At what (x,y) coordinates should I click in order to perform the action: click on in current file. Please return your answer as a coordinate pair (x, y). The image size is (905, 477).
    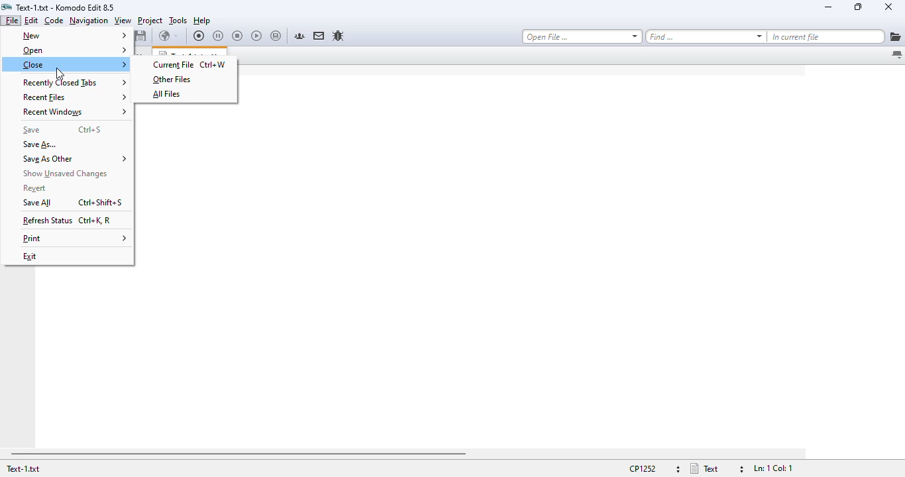
    Looking at the image, I should click on (826, 36).